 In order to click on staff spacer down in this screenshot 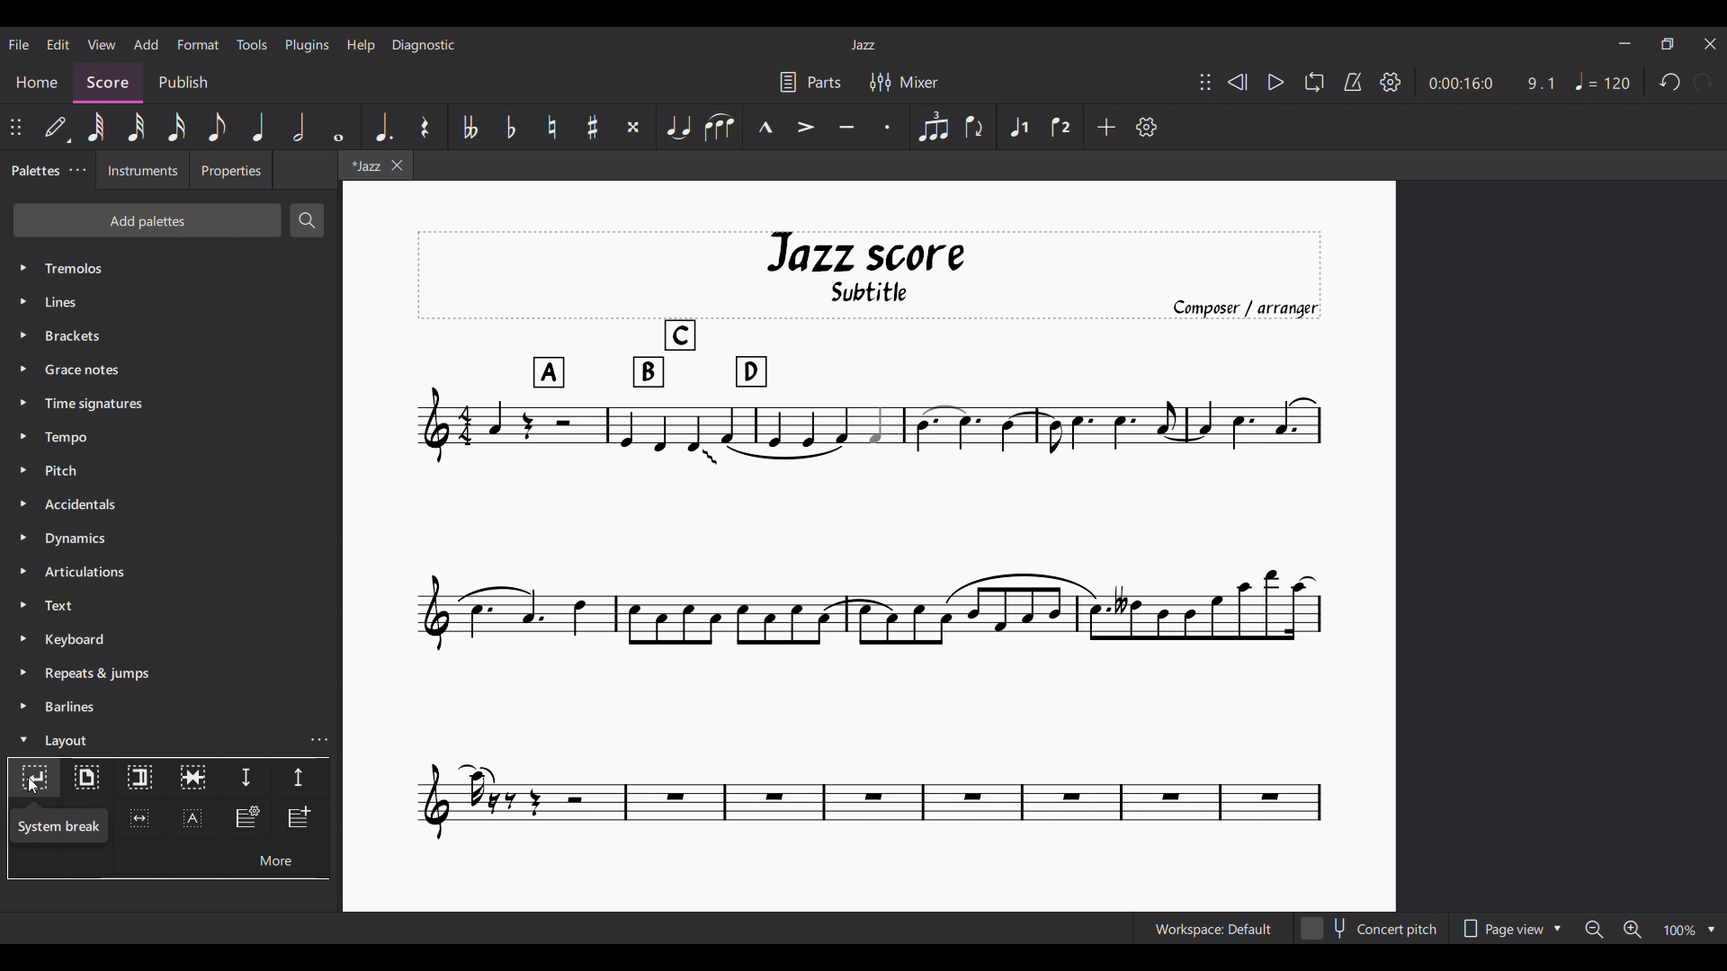, I will do `click(246, 779)`.